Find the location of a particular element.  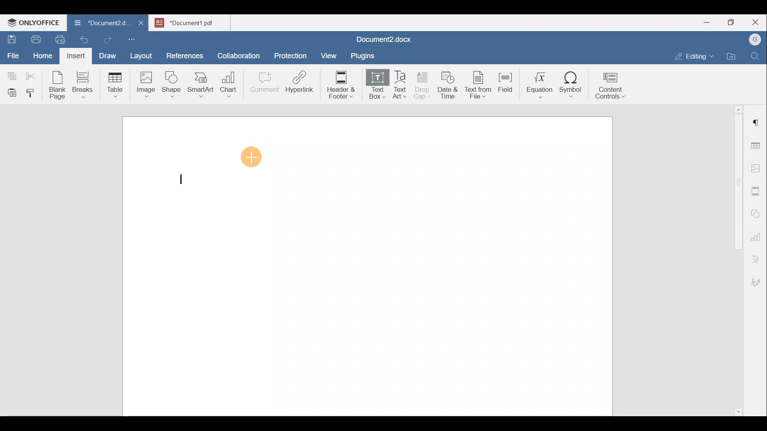

Scroll bar is located at coordinates (735, 259).